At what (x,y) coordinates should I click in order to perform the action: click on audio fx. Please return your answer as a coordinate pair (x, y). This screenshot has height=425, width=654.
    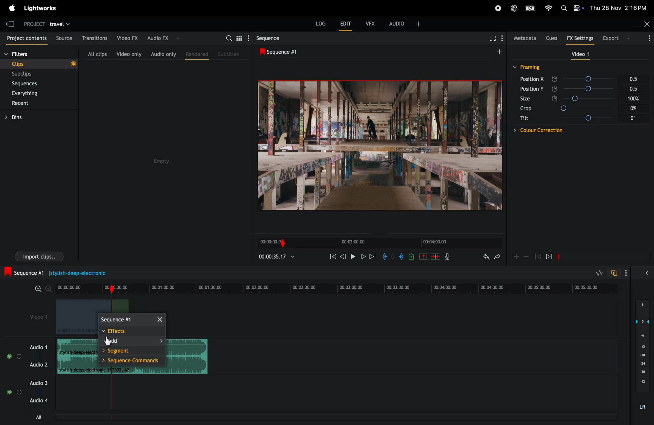
    Looking at the image, I should click on (163, 37).